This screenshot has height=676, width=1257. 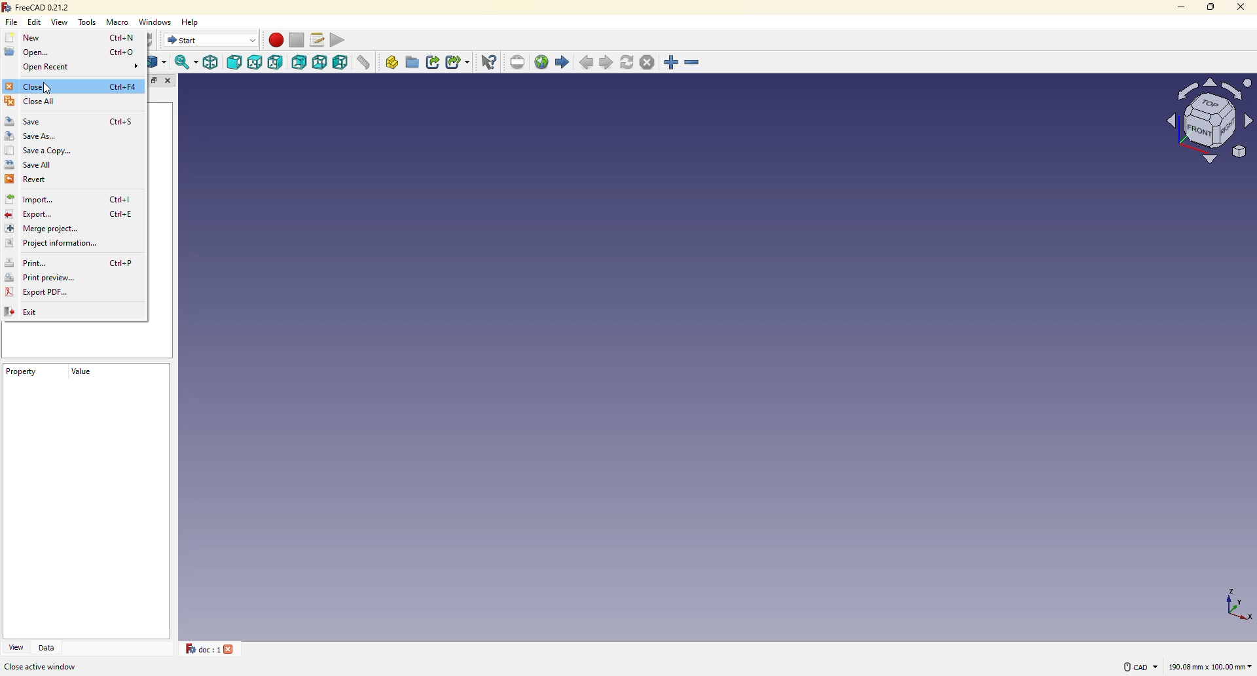 What do you see at coordinates (1239, 7) in the screenshot?
I see `close` at bounding box center [1239, 7].